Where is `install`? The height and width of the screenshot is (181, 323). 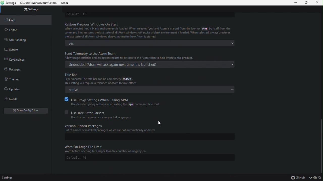
install is located at coordinates (13, 99).